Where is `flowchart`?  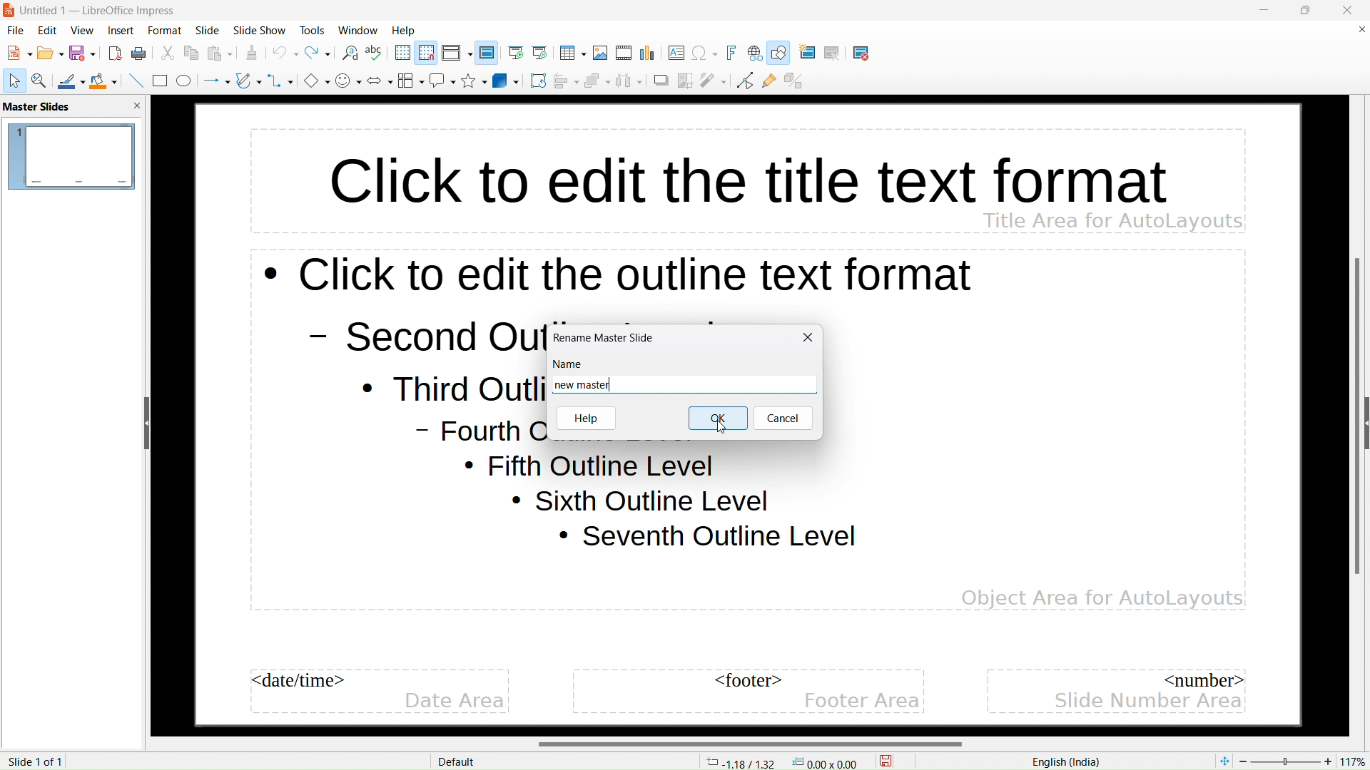 flowchart is located at coordinates (411, 81).